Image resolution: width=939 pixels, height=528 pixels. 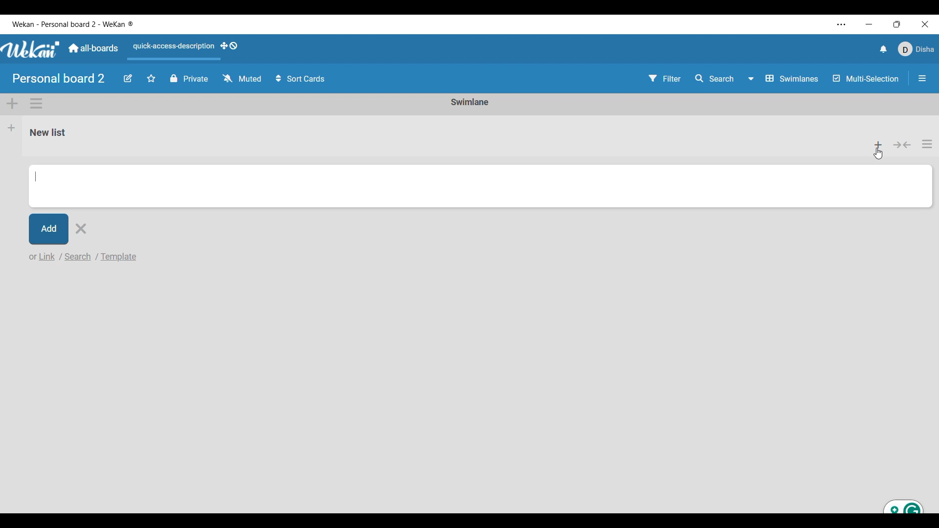 What do you see at coordinates (925, 24) in the screenshot?
I see `Close interface` at bounding box center [925, 24].